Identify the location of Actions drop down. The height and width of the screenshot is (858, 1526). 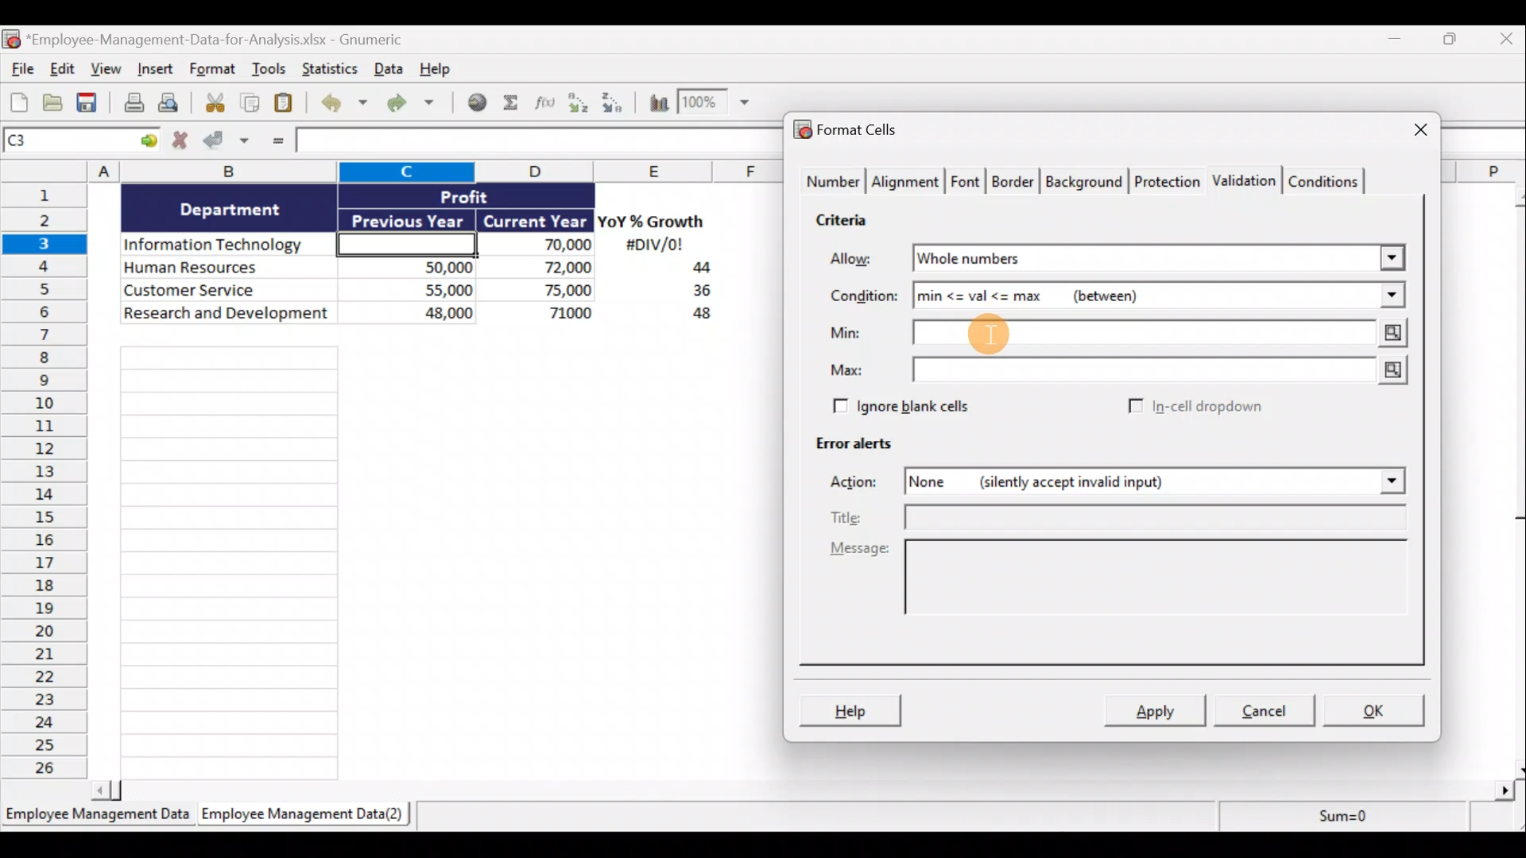
(1388, 484).